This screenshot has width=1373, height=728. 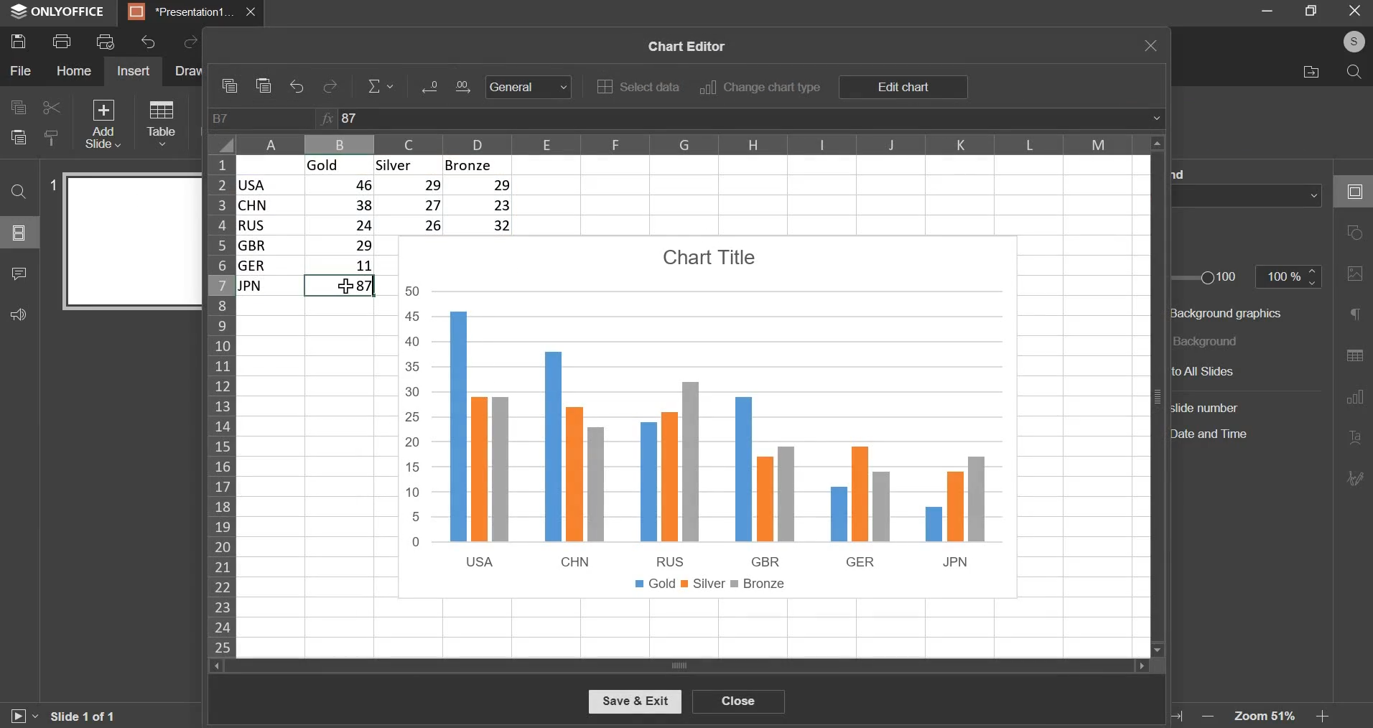 I want to click on comments, so click(x=18, y=273).